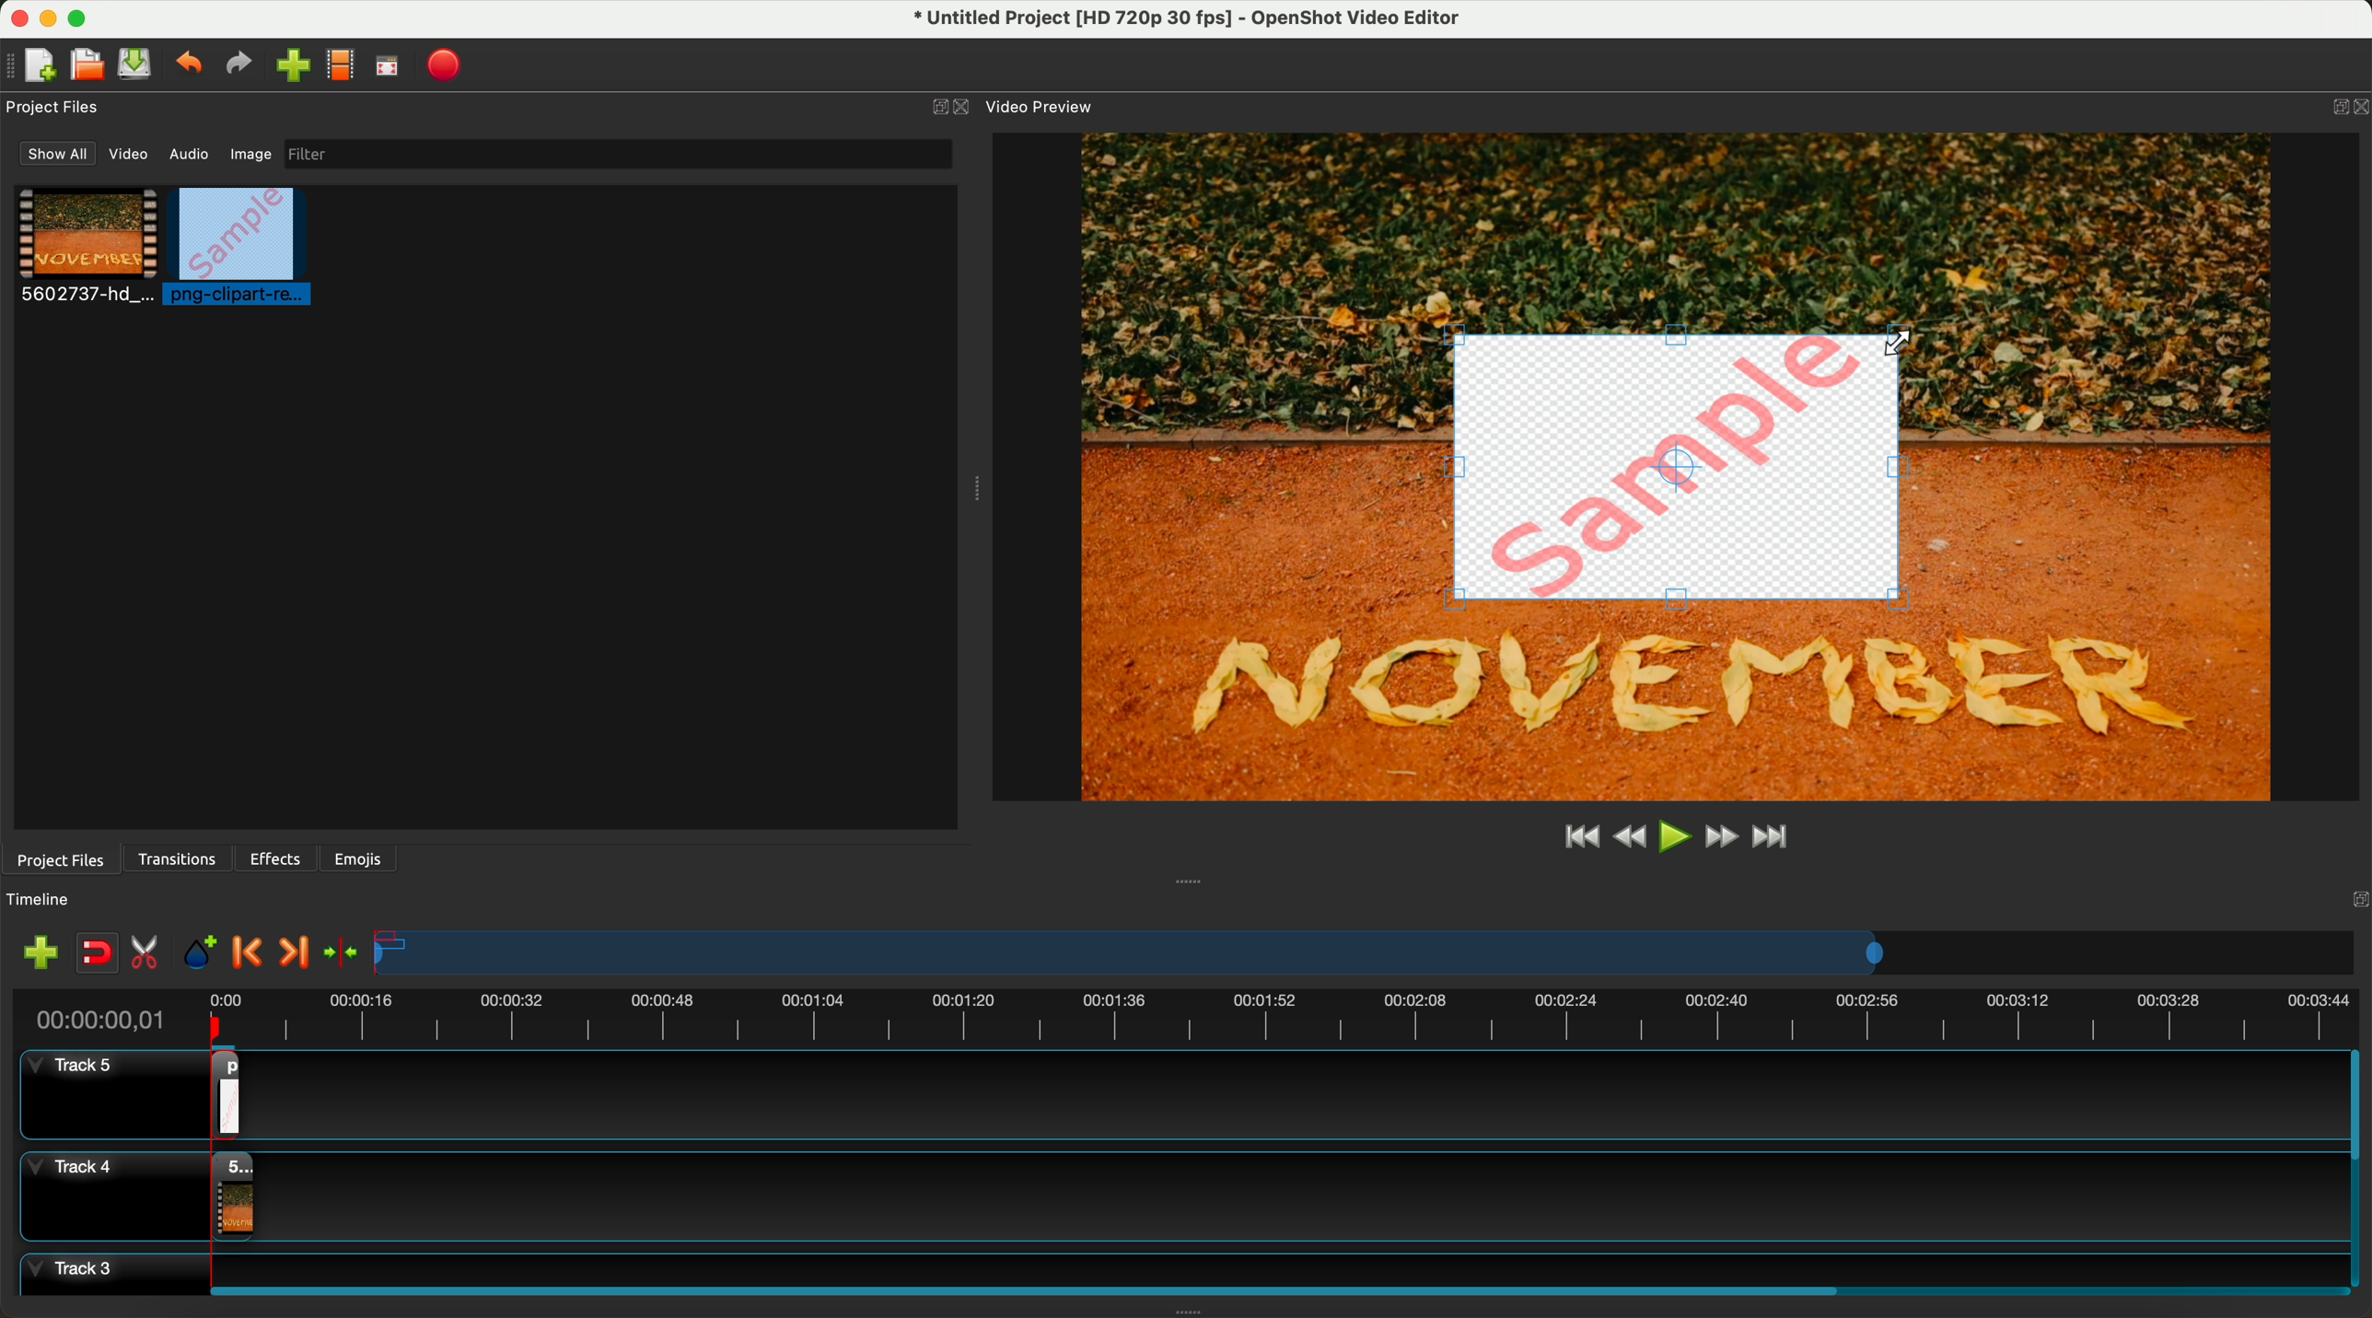  What do you see at coordinates (243, 66) in the screenshot?
I see `redo` at bounding box center [243, 66].